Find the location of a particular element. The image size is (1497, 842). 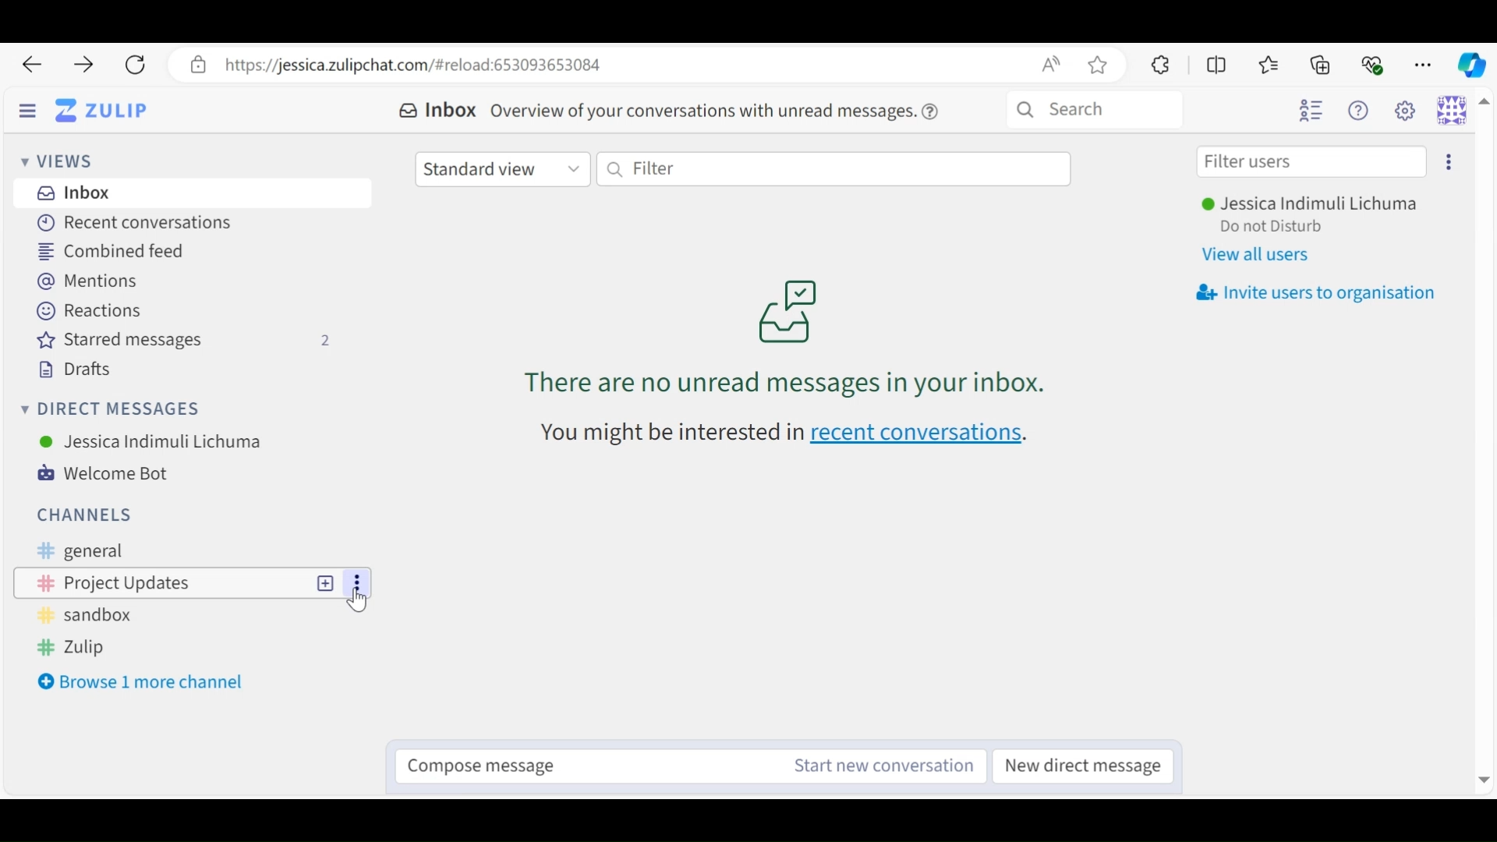

Go back is located at coordinates (31, 65).